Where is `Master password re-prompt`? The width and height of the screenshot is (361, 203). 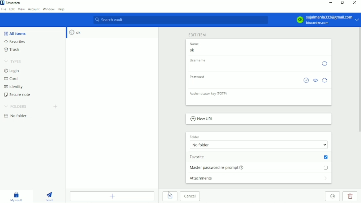
Master password re-prompt is located at coordinates (259, 167).